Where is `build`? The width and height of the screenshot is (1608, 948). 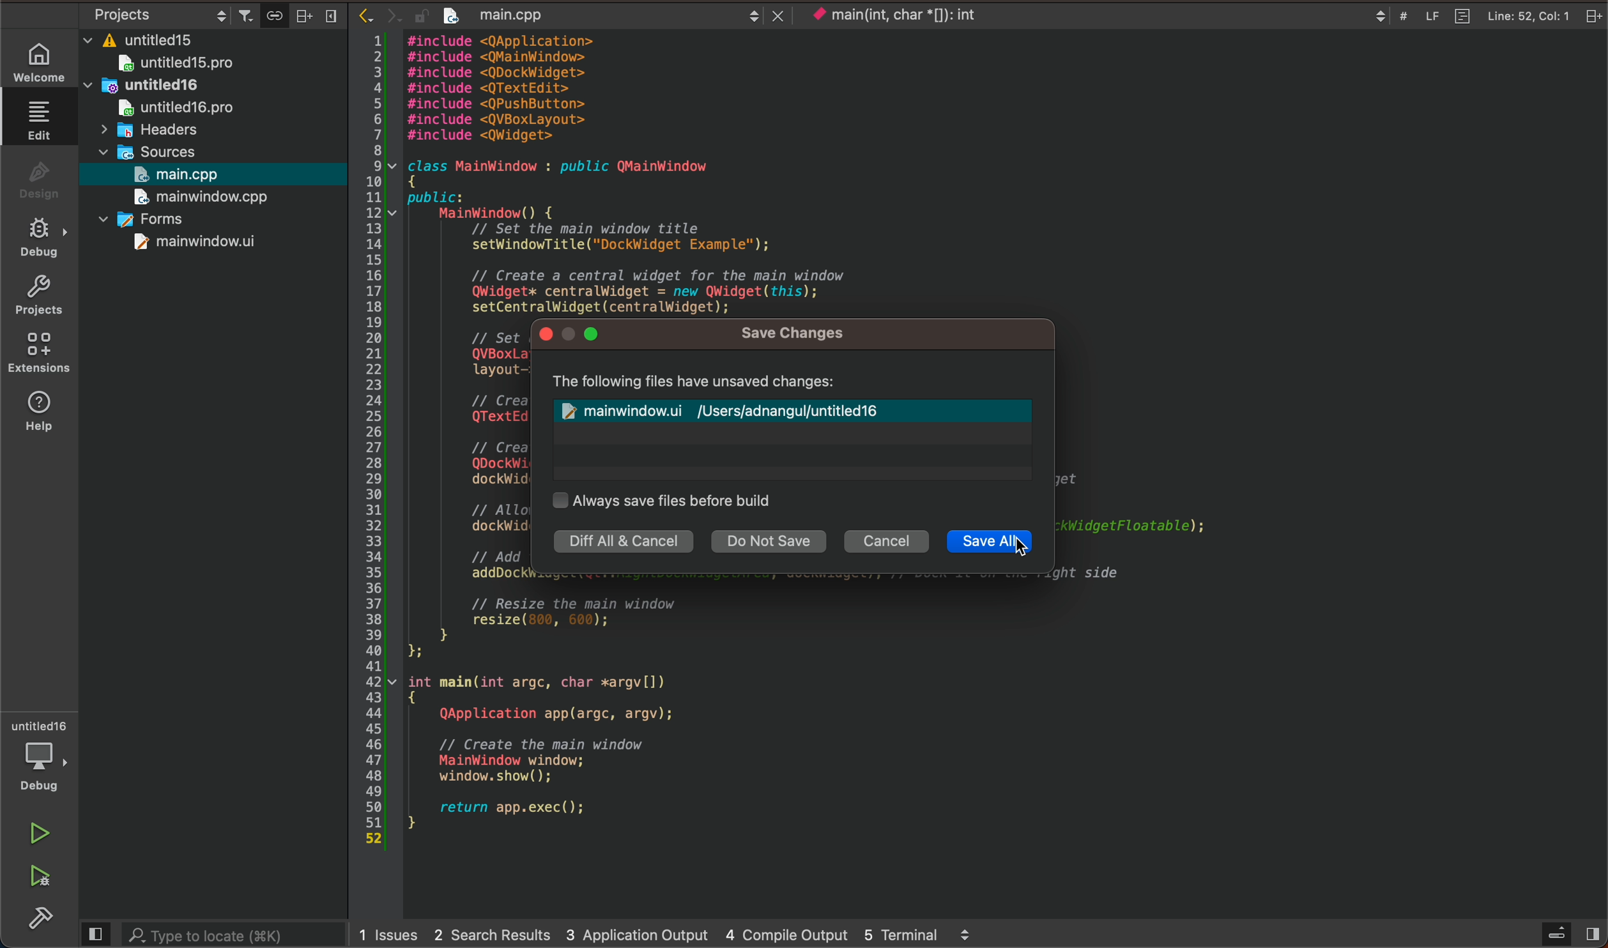
build is located at coordinates (47, 919).